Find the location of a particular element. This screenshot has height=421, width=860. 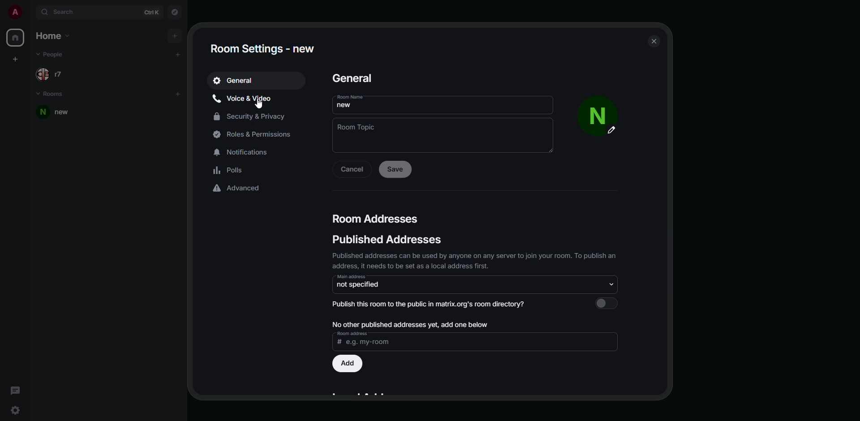

quick settings is located at coordinates (16, 410).